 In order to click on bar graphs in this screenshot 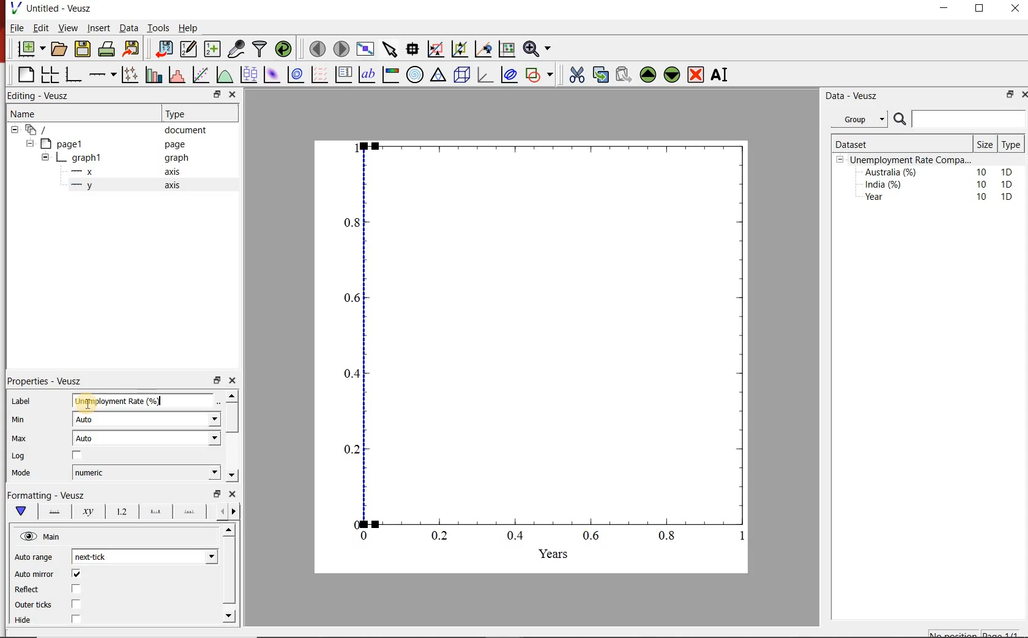, I will do `click(152, 75)`.